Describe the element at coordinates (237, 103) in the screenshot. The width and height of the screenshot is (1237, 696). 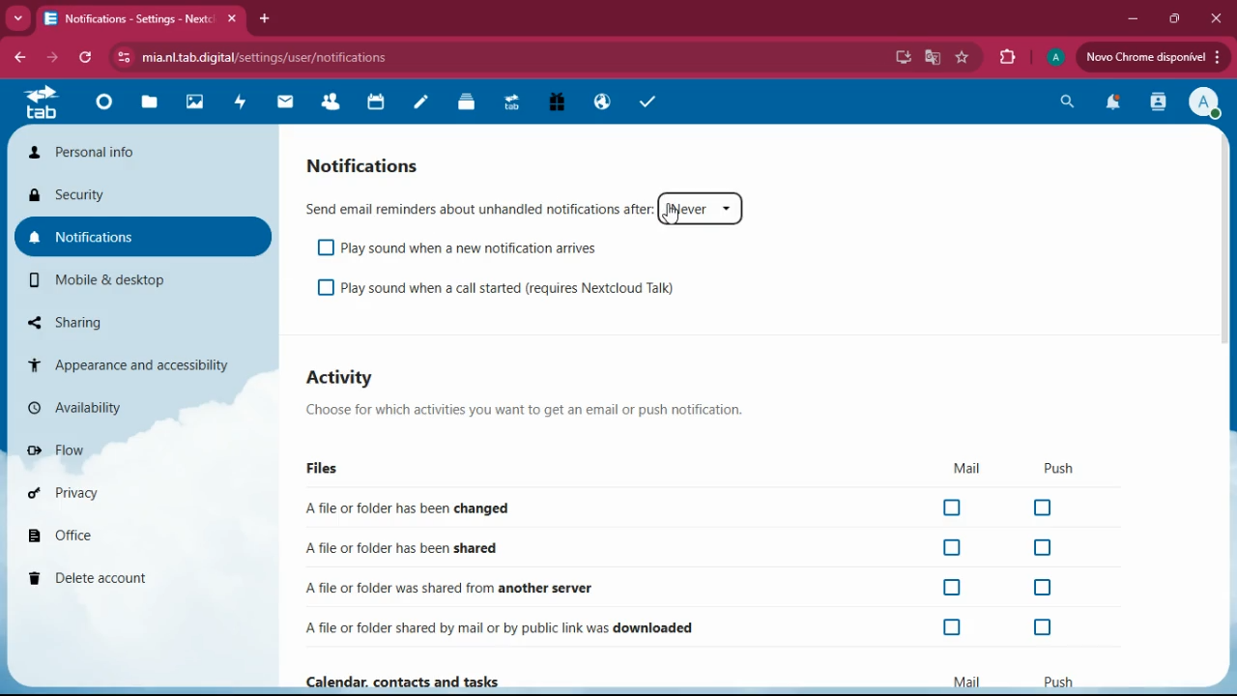
I see `activity` at that location.